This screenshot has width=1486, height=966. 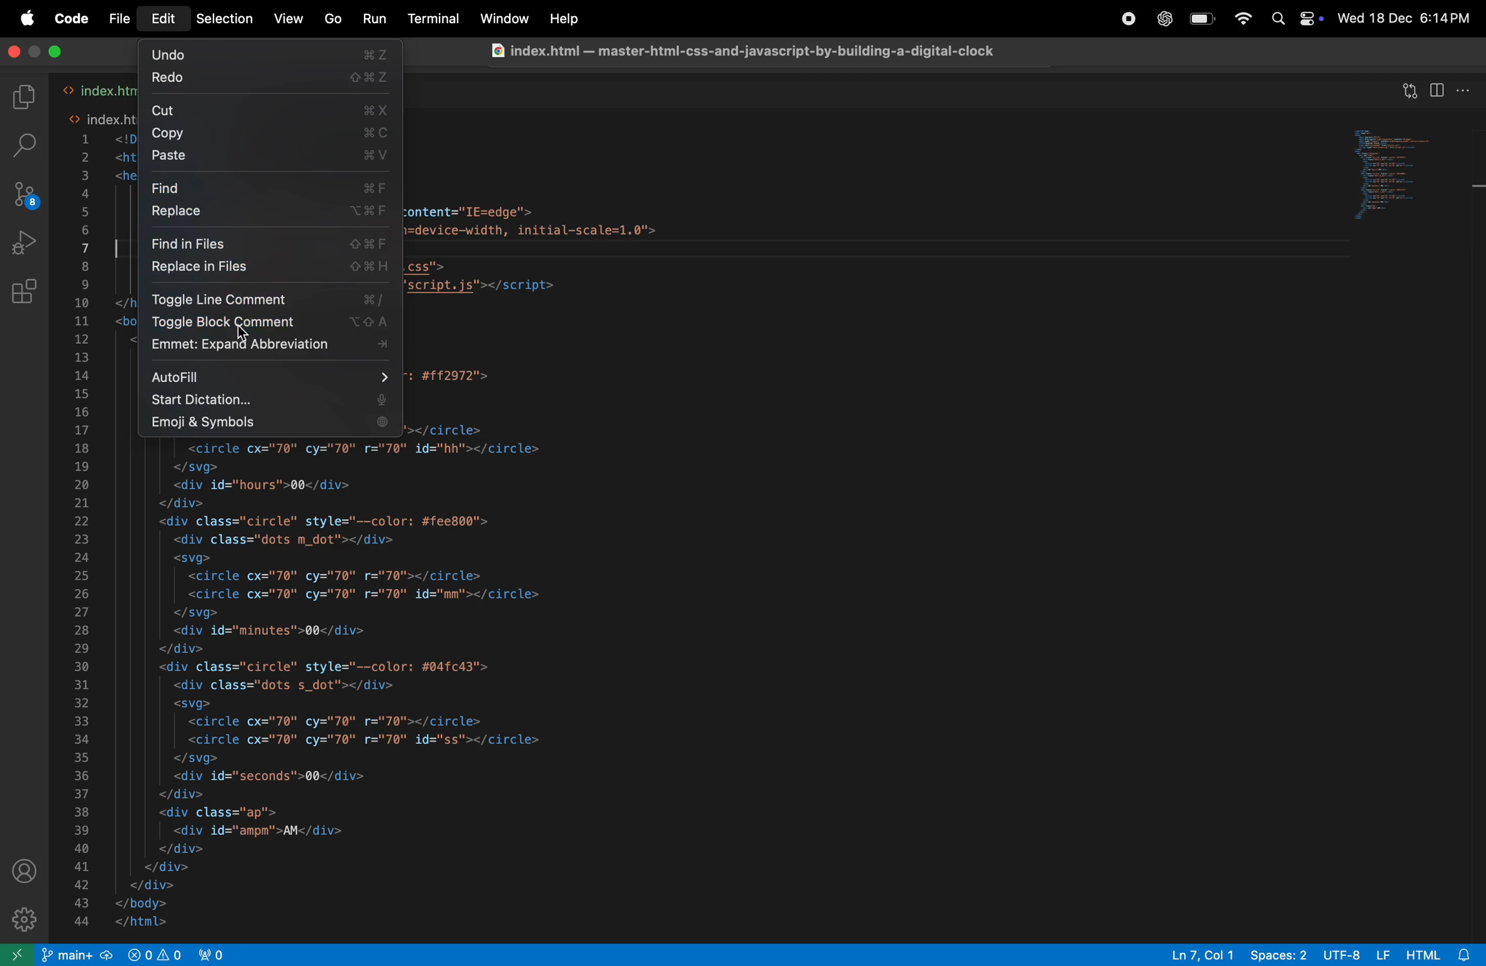 I want to click on open changes, so click(x=1412, y=86).